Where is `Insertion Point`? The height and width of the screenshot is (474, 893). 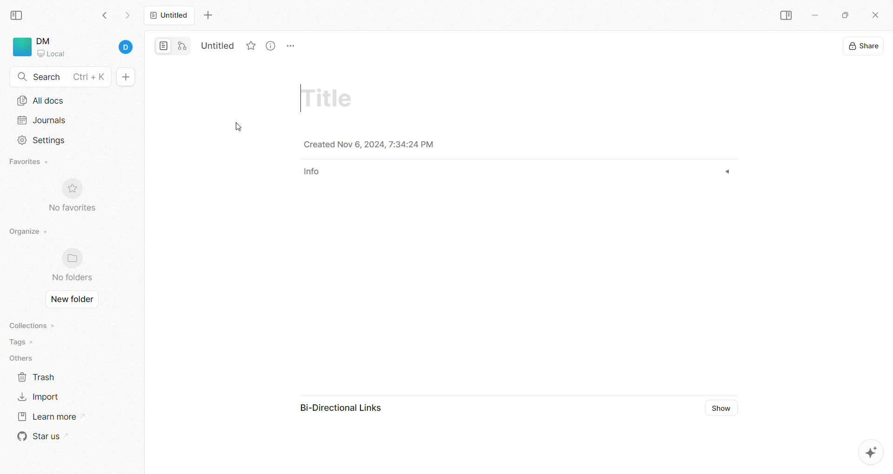 Insertion Point is located at coordinates (298, 98).